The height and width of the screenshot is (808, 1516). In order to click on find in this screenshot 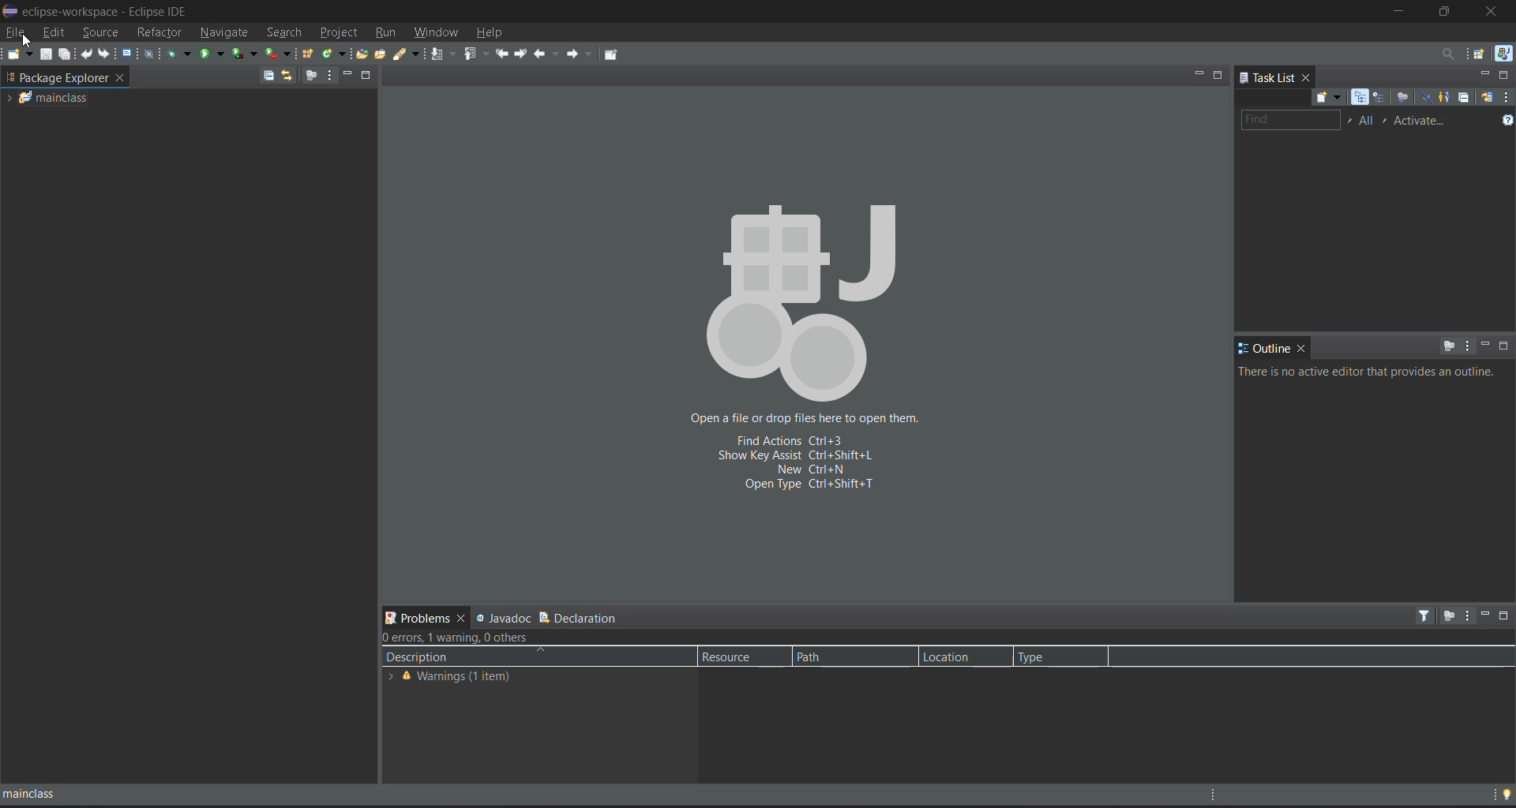, I will do `click(1290, 120)`.